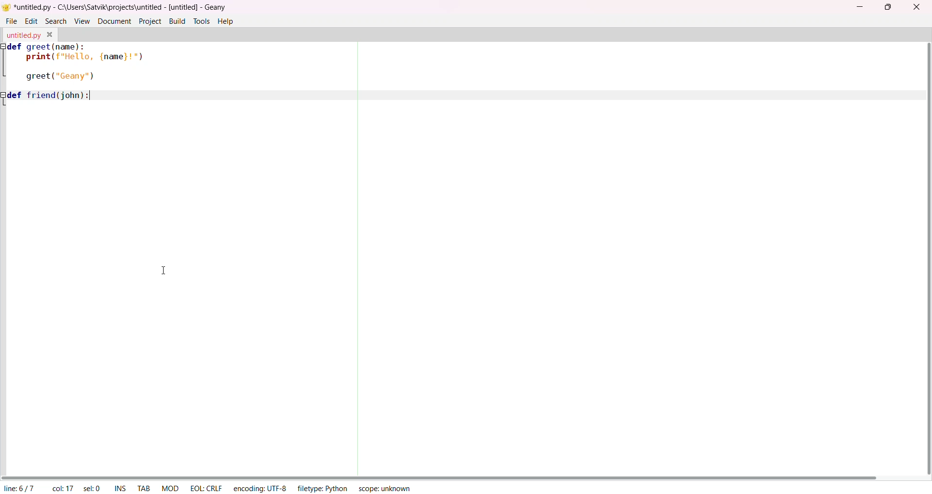 This screenshot has width=932, height=494. I want to click on INS, so click(120, 488).